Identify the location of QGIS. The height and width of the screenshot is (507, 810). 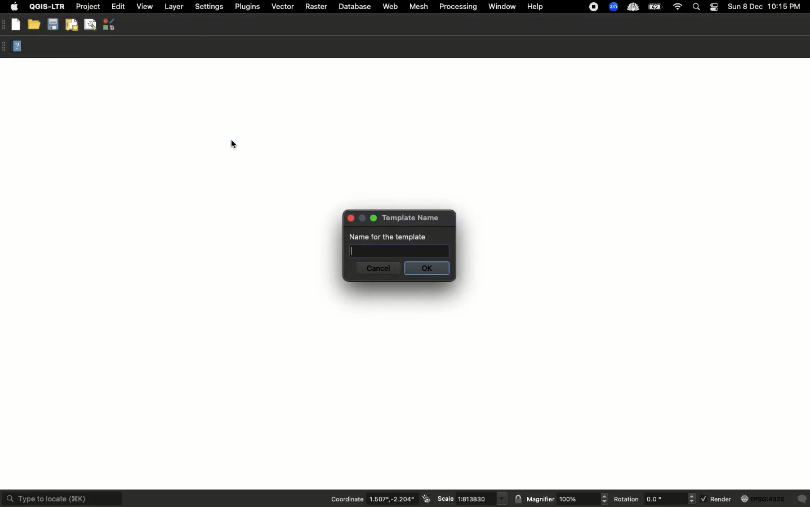
(47, 6).